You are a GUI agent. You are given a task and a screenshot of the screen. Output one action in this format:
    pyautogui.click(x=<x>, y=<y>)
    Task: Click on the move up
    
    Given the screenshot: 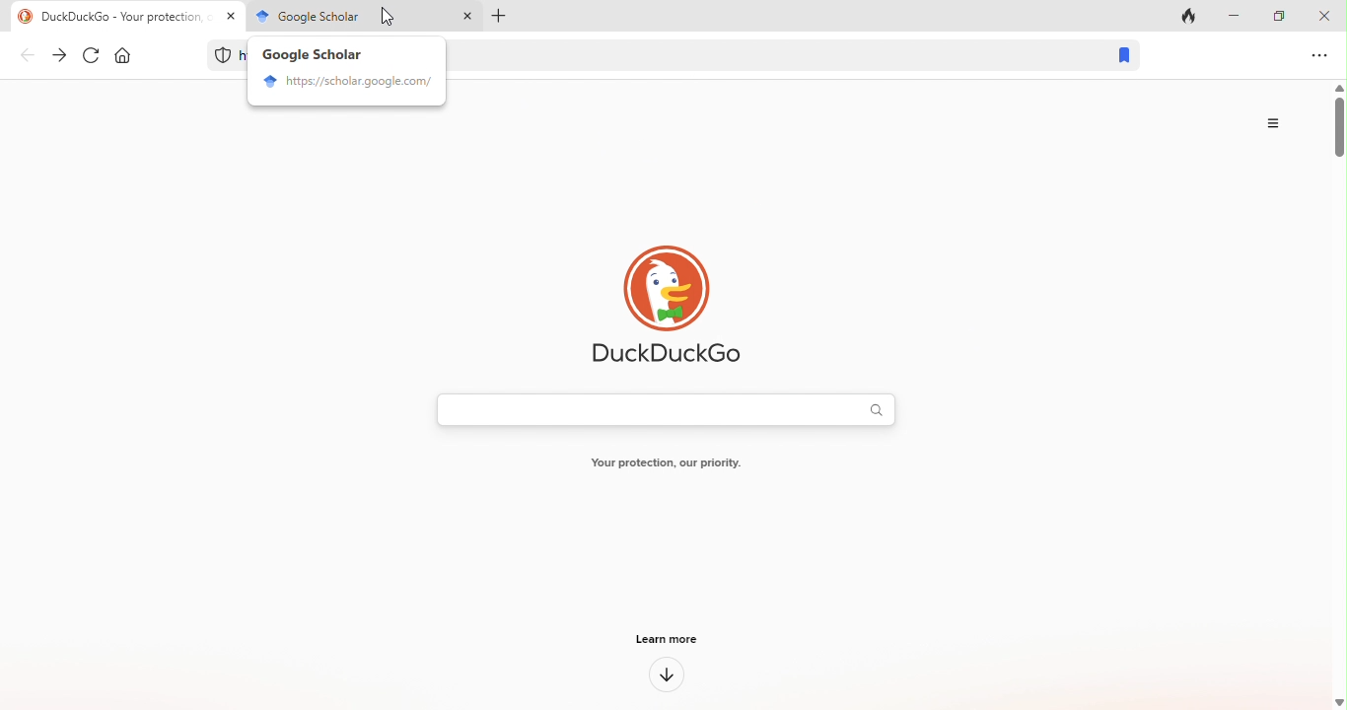 What is the action you would take?
    pyautogui.click(x=1338, y=86)
    